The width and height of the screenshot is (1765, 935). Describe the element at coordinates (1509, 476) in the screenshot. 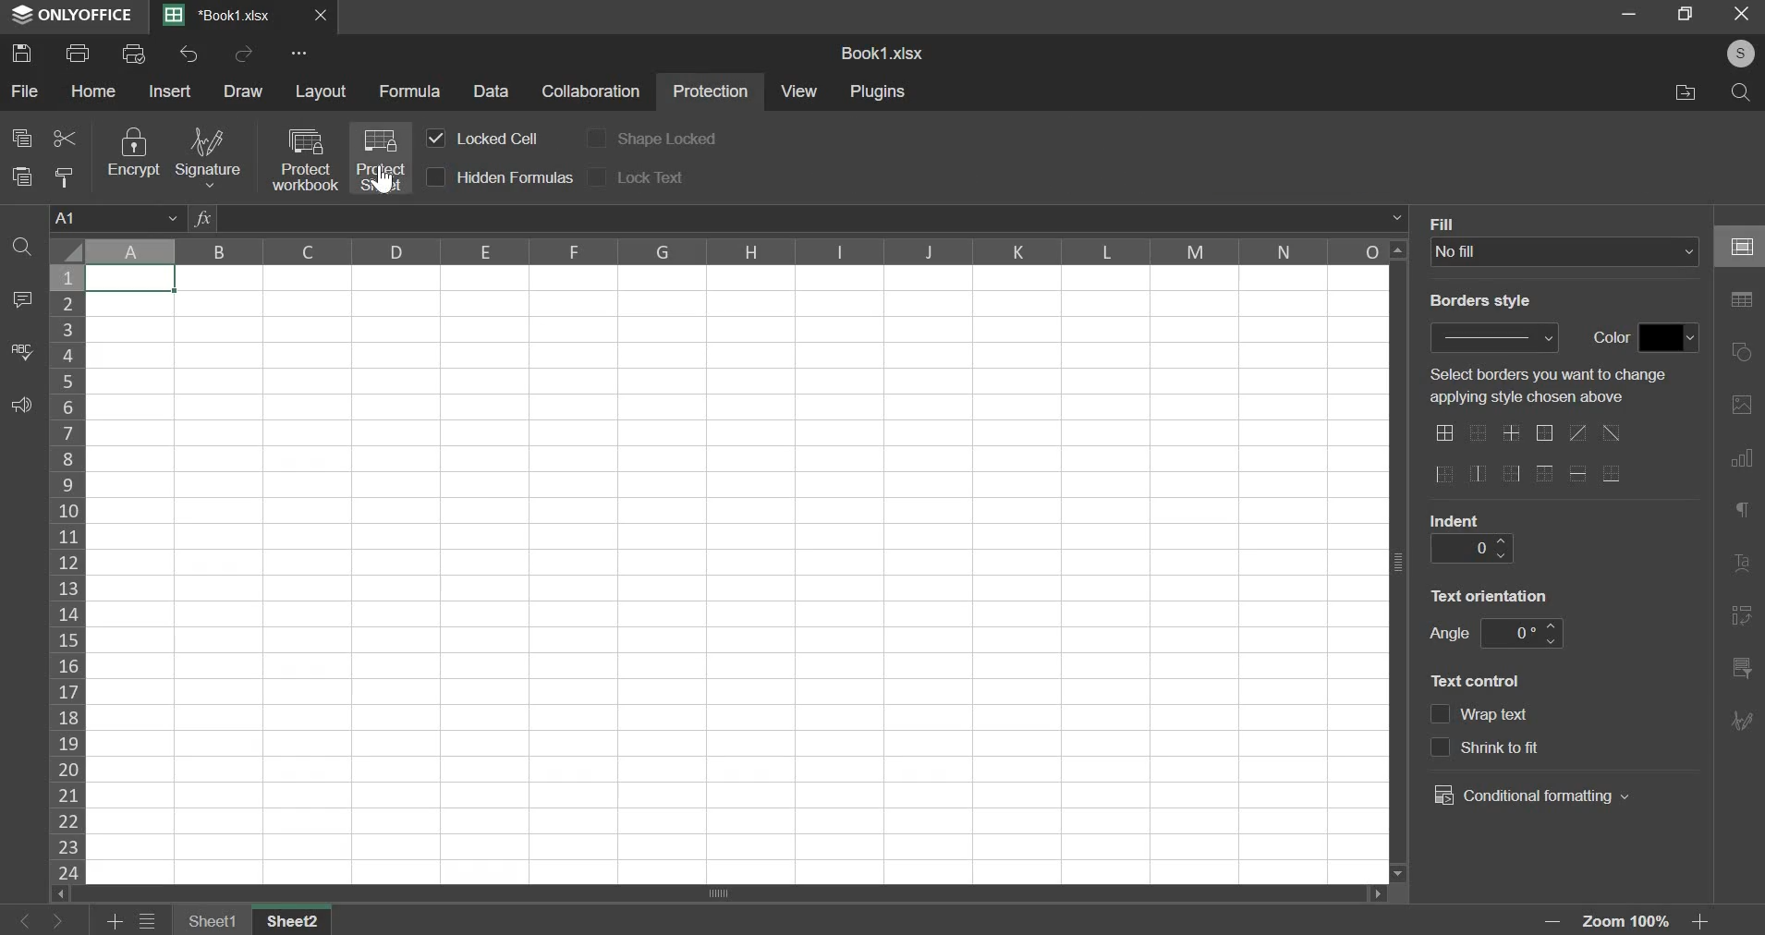

I see `border options` at that location.